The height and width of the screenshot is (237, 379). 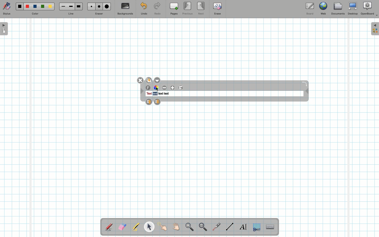 I want to click on Yellow, so click(x=50, y=6).